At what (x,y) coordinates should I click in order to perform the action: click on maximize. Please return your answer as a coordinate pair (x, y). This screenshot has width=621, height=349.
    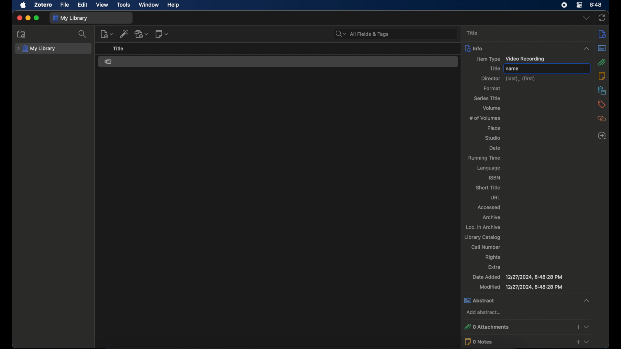
    Looking at the image, I should click on (37, 18).